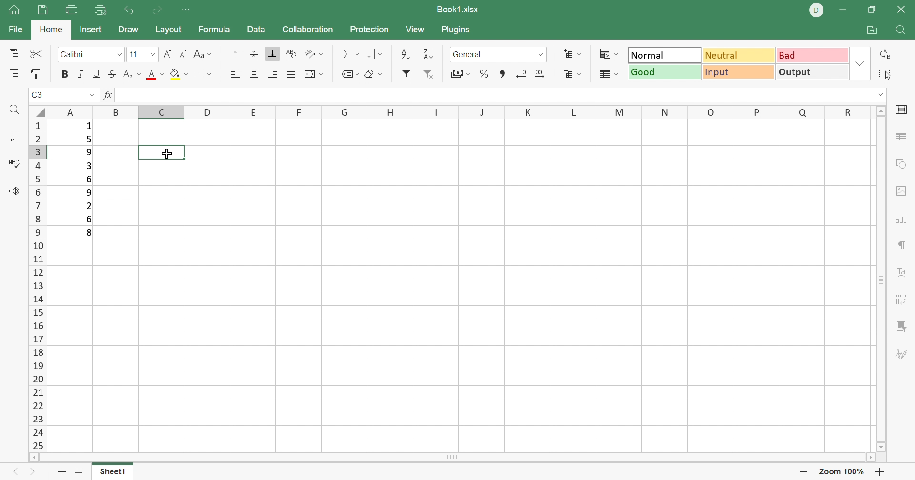 This screenshot has height=480, width=915. Describe the element at coordinates (273, 74) in the screenshot. I see `Align Right` at that location.